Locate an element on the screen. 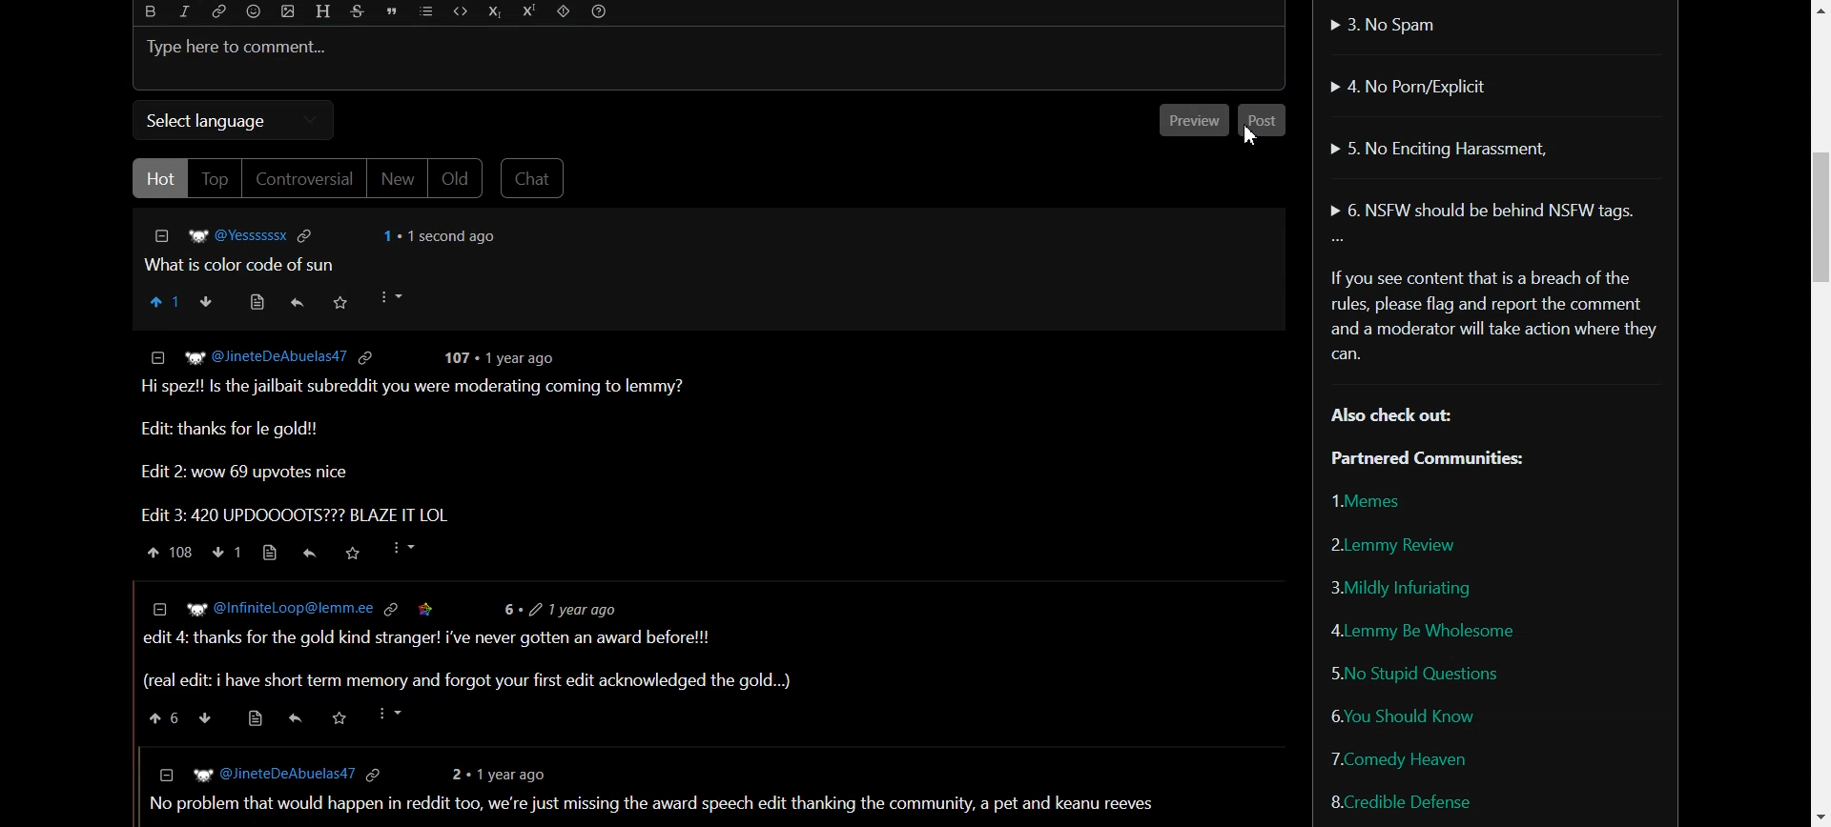 Image resolution: width=1831 pixels, height=827 pixels. Top is located at coordinates (214, 178).